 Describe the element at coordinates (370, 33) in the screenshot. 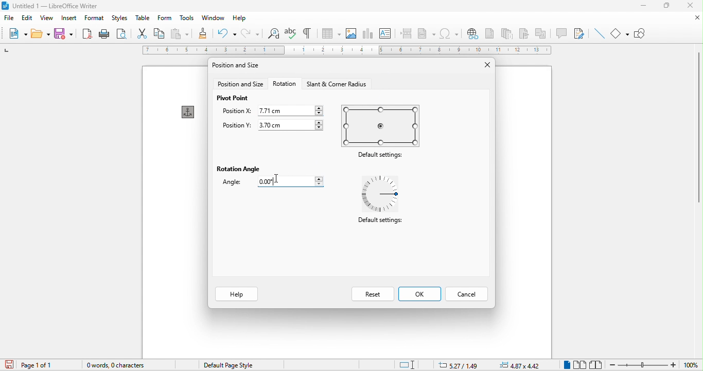

I see `chart` at that location.